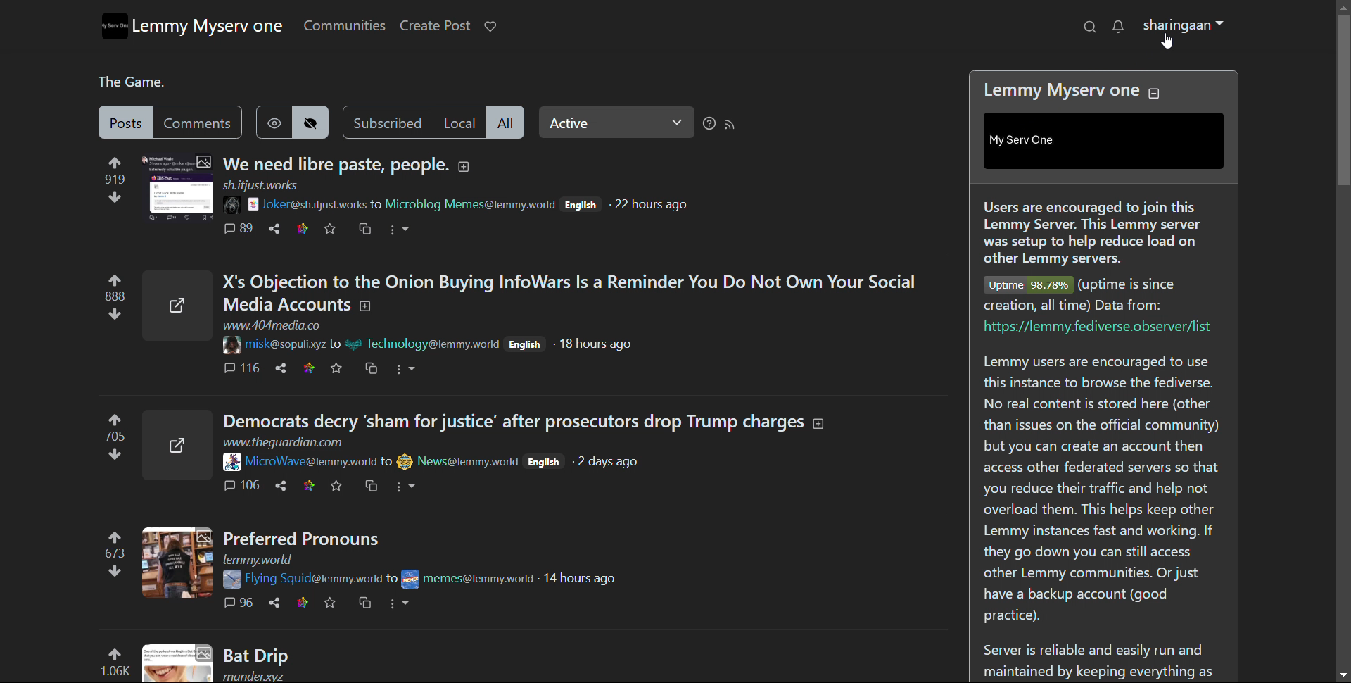 The height and width of the screenshot is (683, 1351). I want to click on link, so click(307, 601).